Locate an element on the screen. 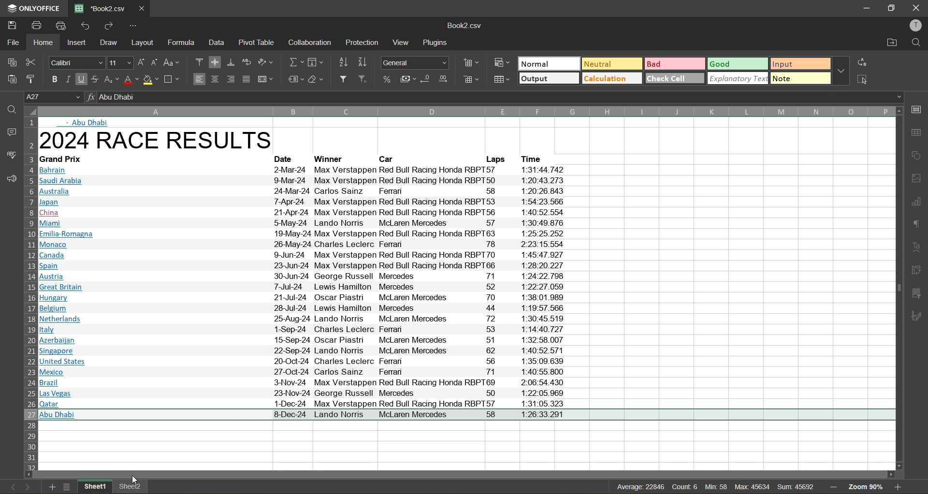 This screenshot has height=494, width=928. charts is located at coordinates (917, 202).